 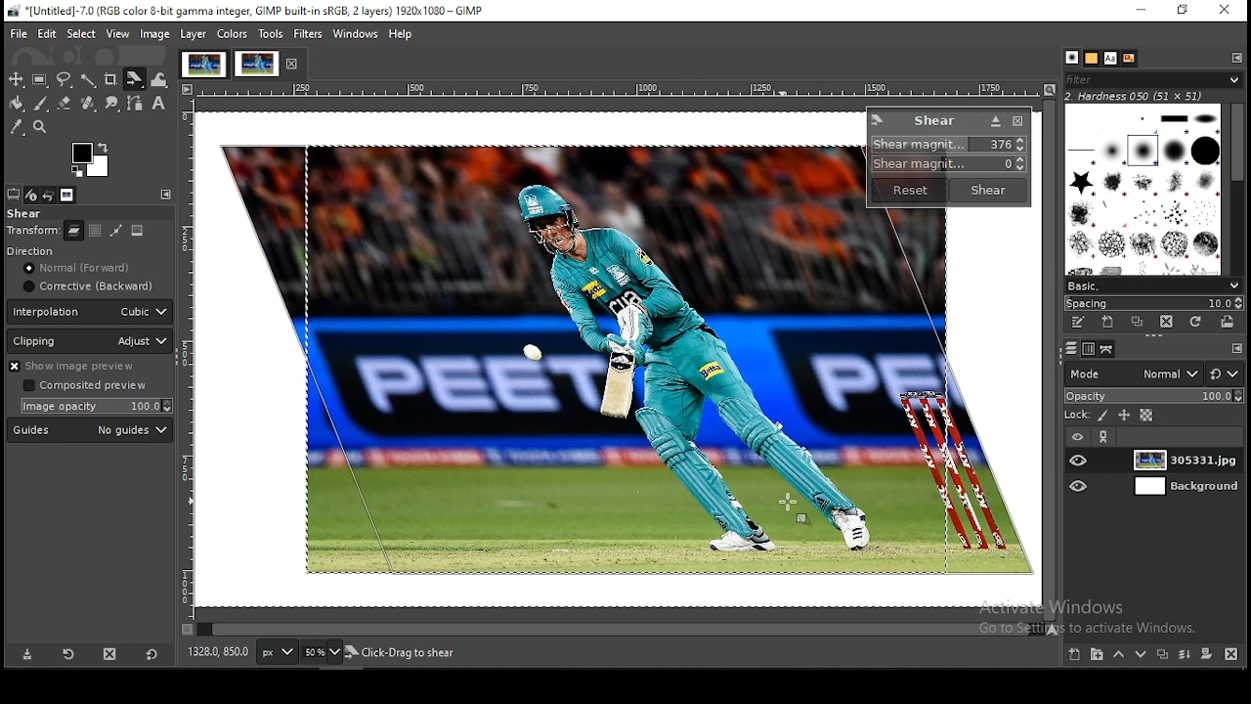 I want to click on shear tool, so click(x=135, y=78).